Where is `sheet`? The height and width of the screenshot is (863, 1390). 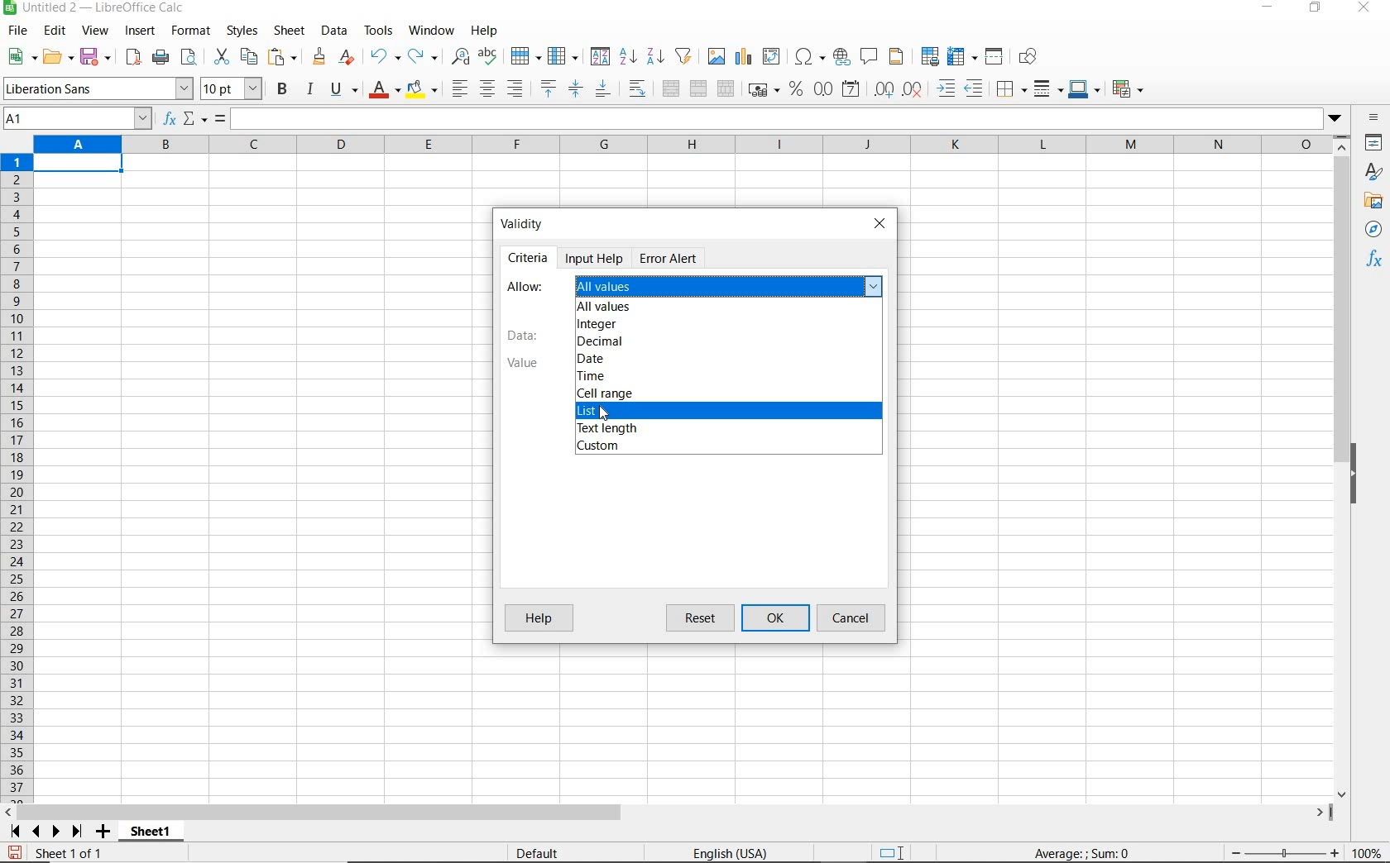
sheet is located at coordinates (290, 32).